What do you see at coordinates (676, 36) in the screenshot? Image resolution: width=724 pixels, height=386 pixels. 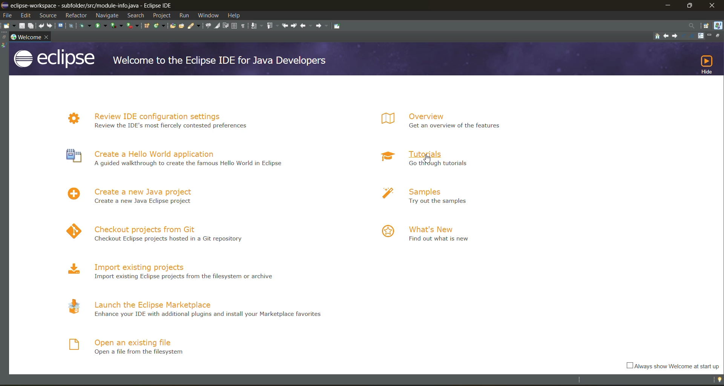 I see `navigate to next topic` at bounding box center [676, 36].